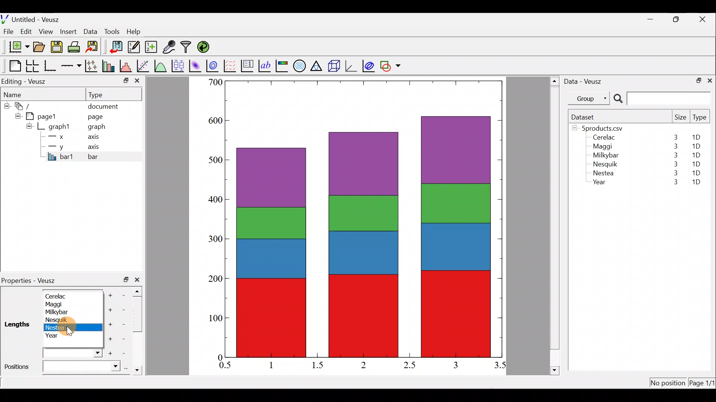  I want to click on 100, so click(213, 319).